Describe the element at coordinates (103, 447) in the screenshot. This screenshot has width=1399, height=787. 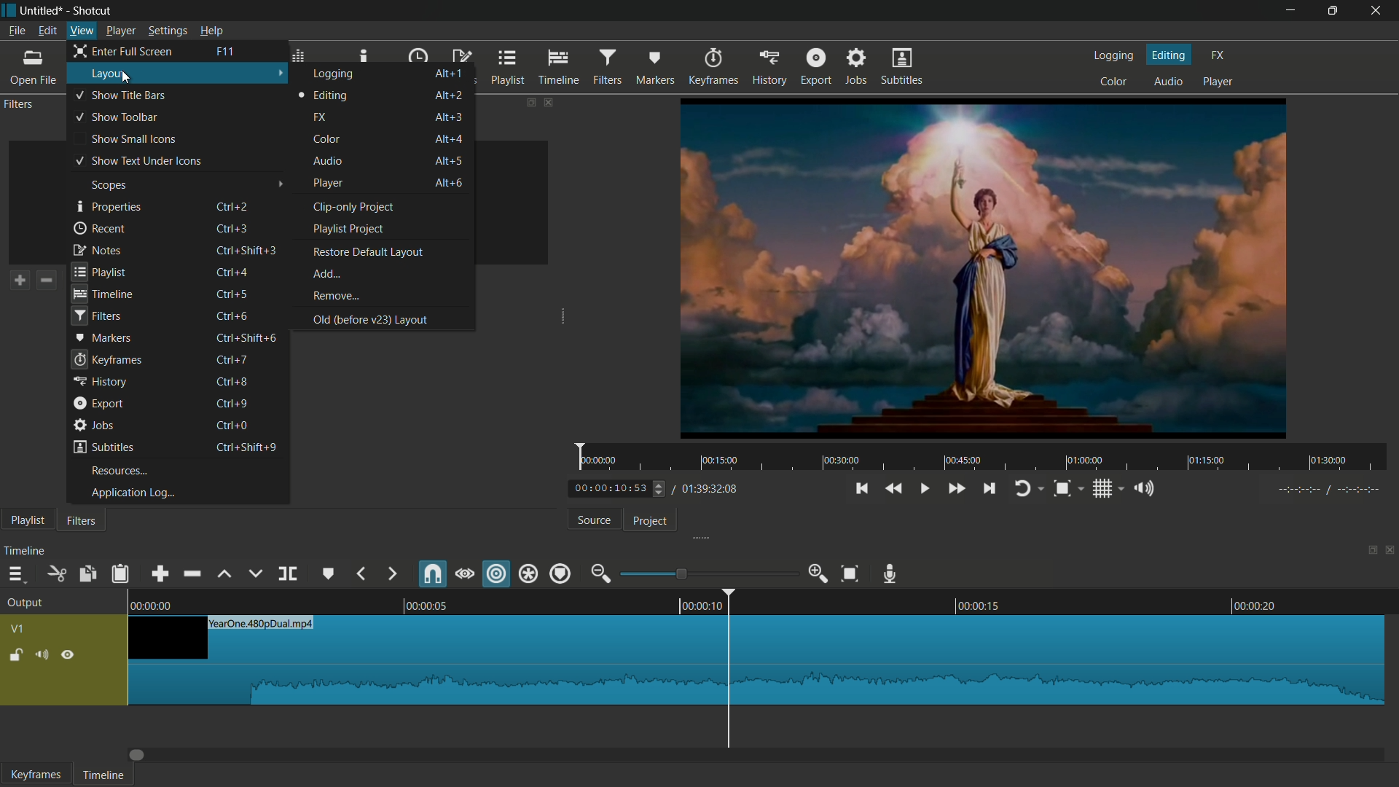
I see `subtitles` at that location.